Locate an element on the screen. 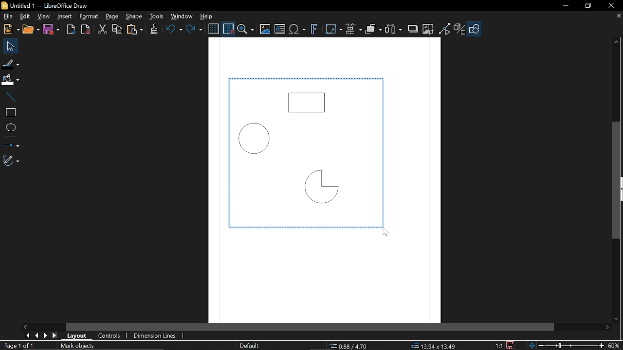  next page is located at coordinates (43, 335).